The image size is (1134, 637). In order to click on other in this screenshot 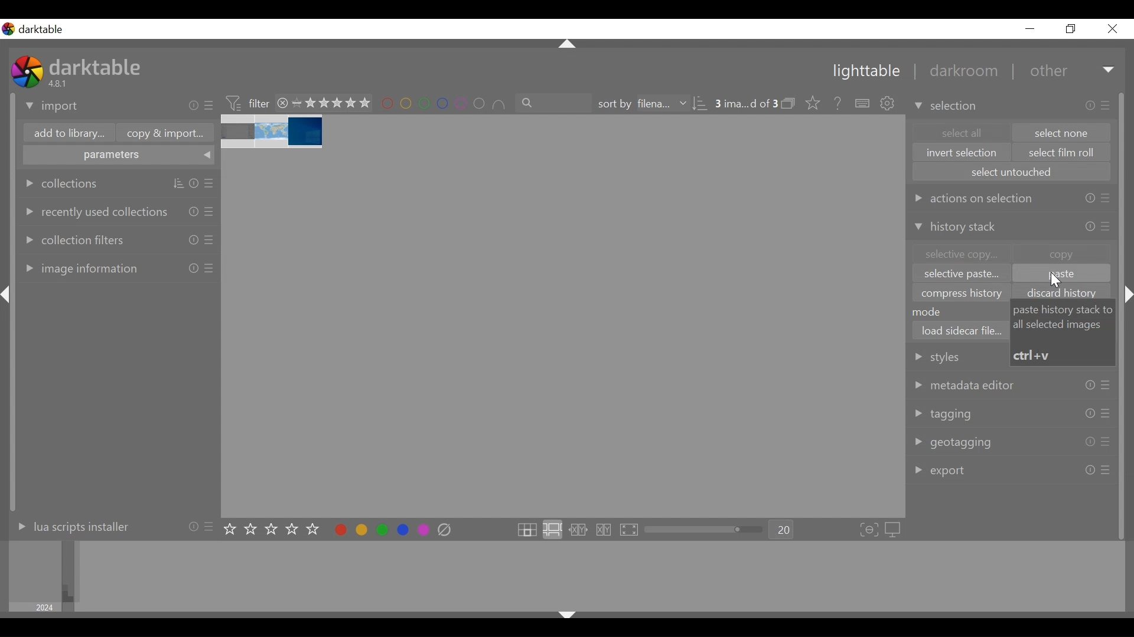, I will do `click(1047, 71)`.